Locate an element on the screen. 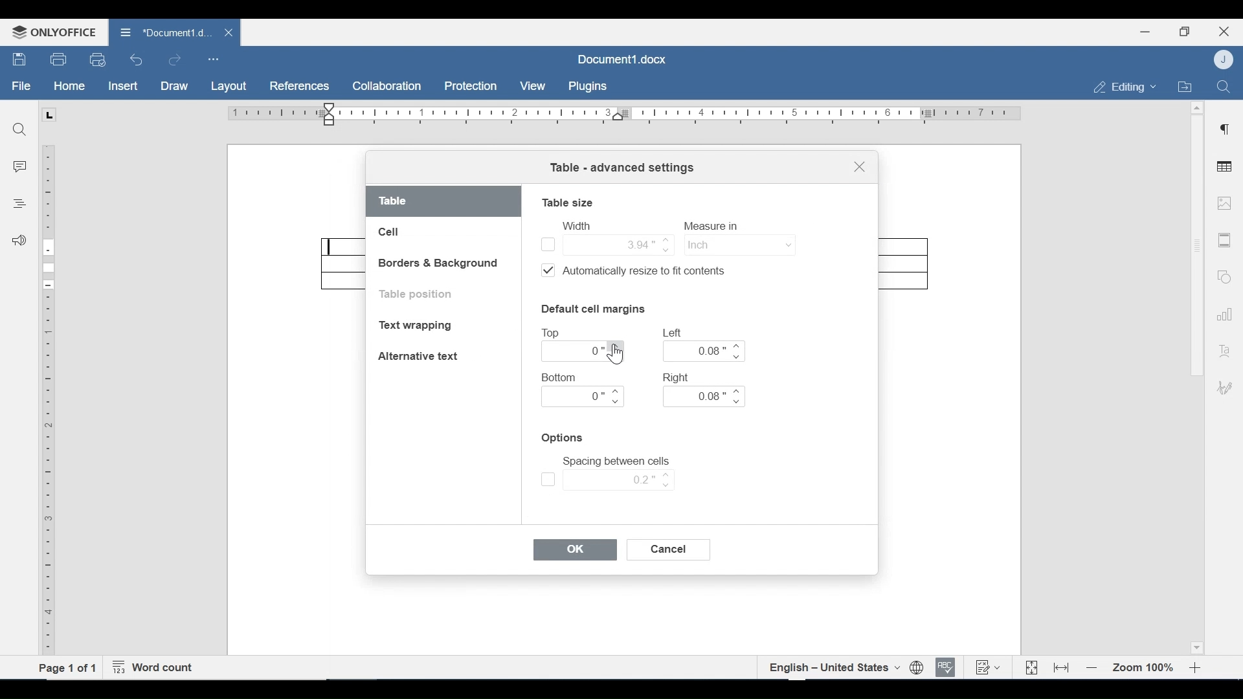 The height and width of the screenshot is (699, 1243). Table size is located at coordinates (568, 202).